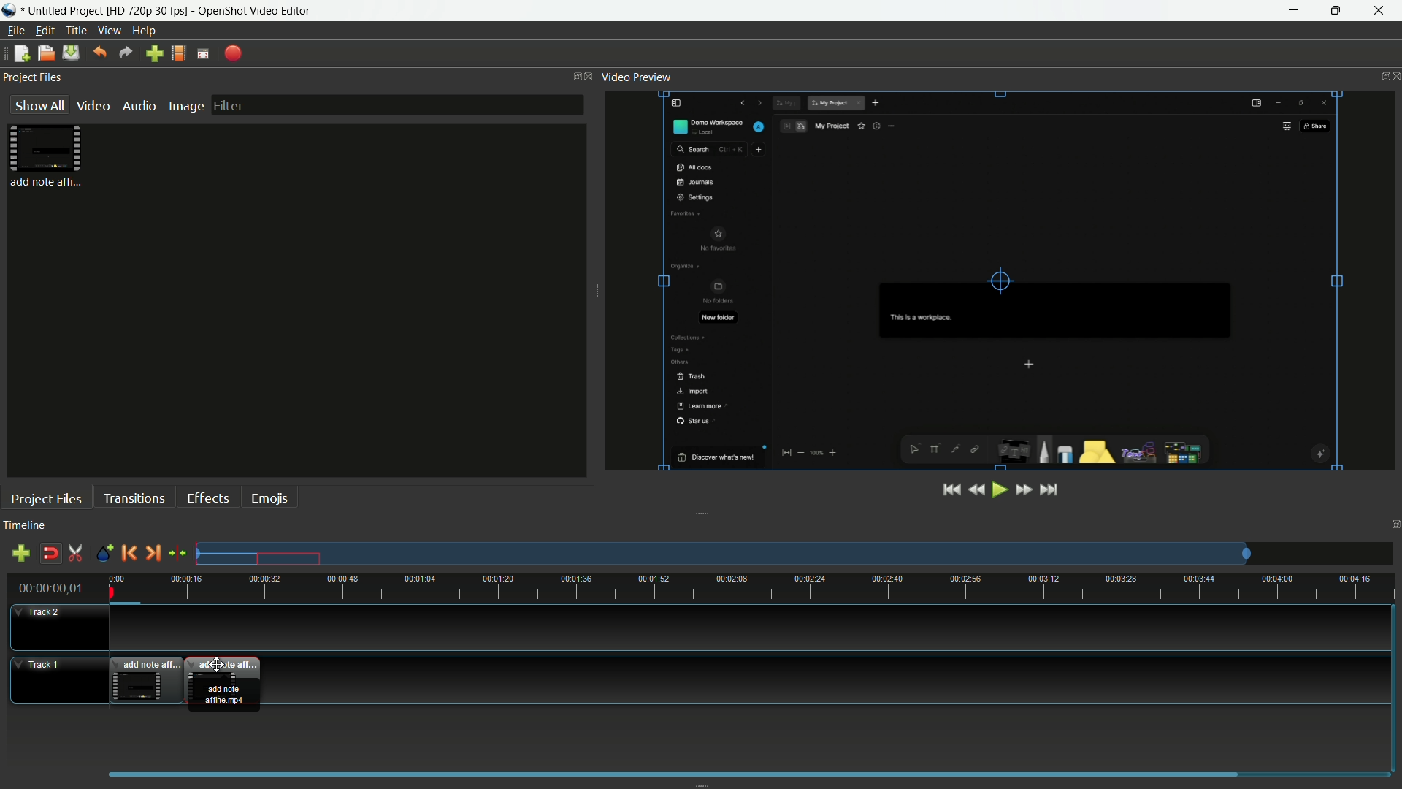 The width and height of the screenshot is (1402, 789). What do you see at coordinates (75, 553) in the screenshot?
I see `enable razor` at bounding box center [75, 553].